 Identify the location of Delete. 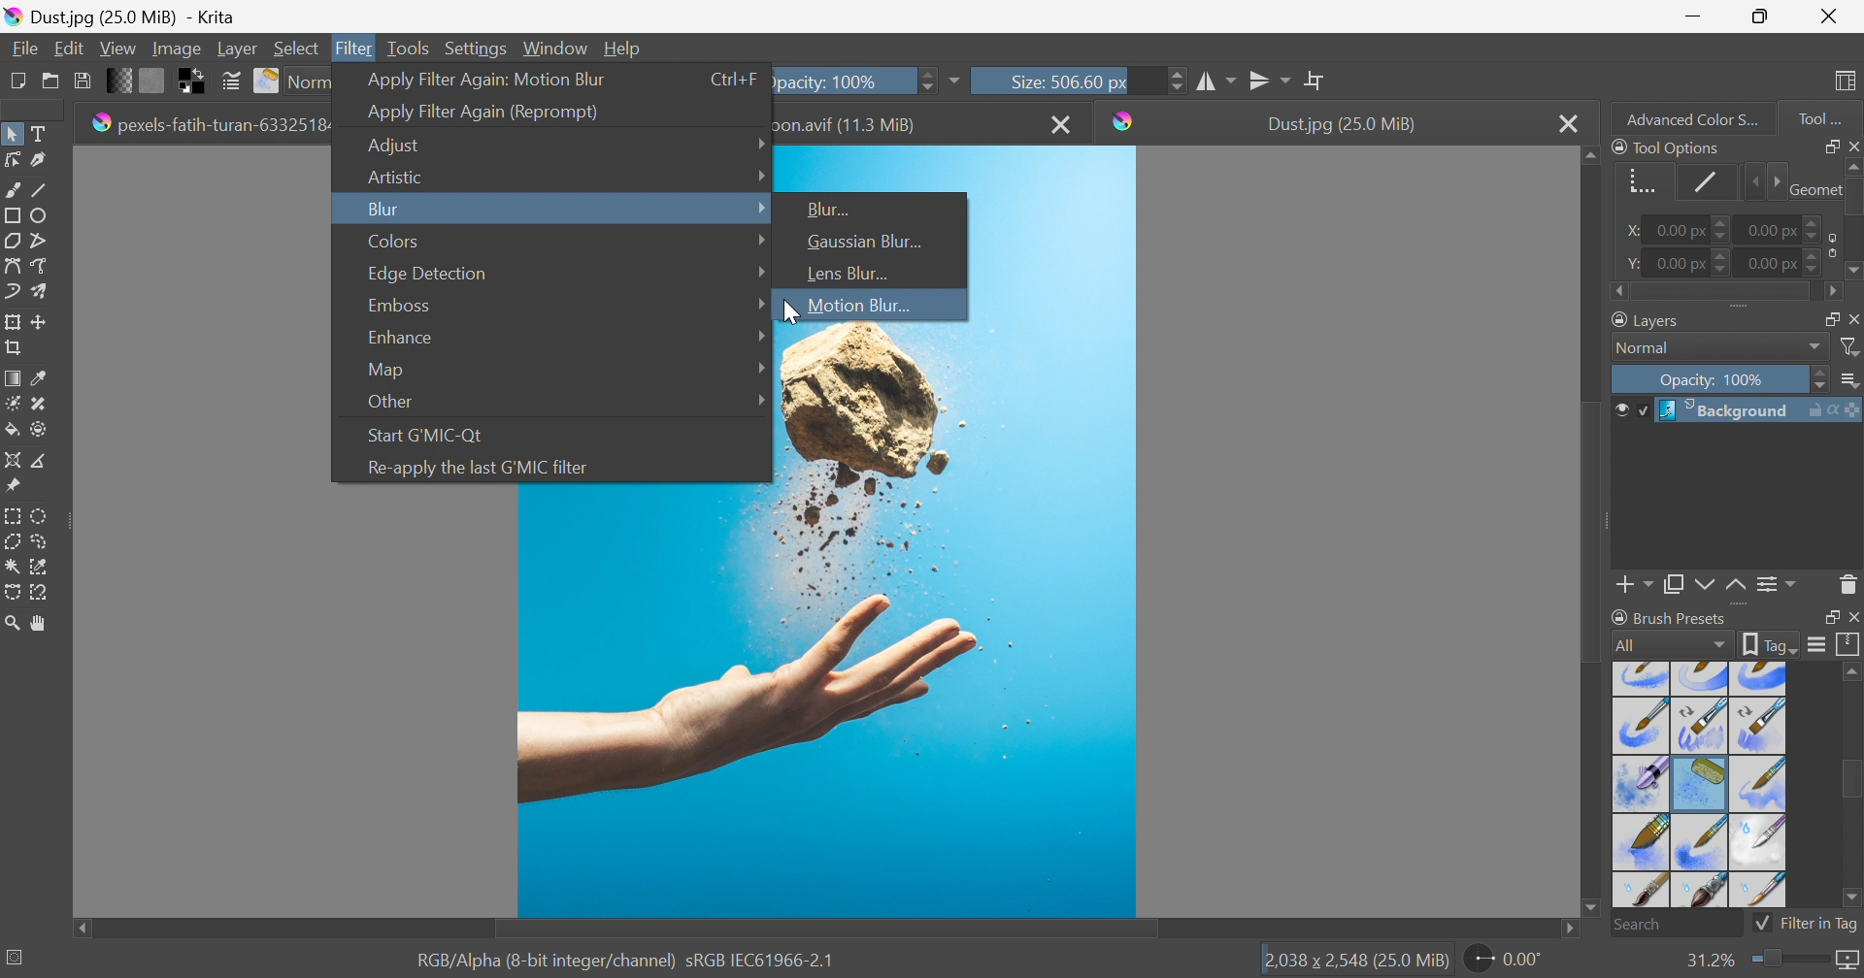
(1848, 583).